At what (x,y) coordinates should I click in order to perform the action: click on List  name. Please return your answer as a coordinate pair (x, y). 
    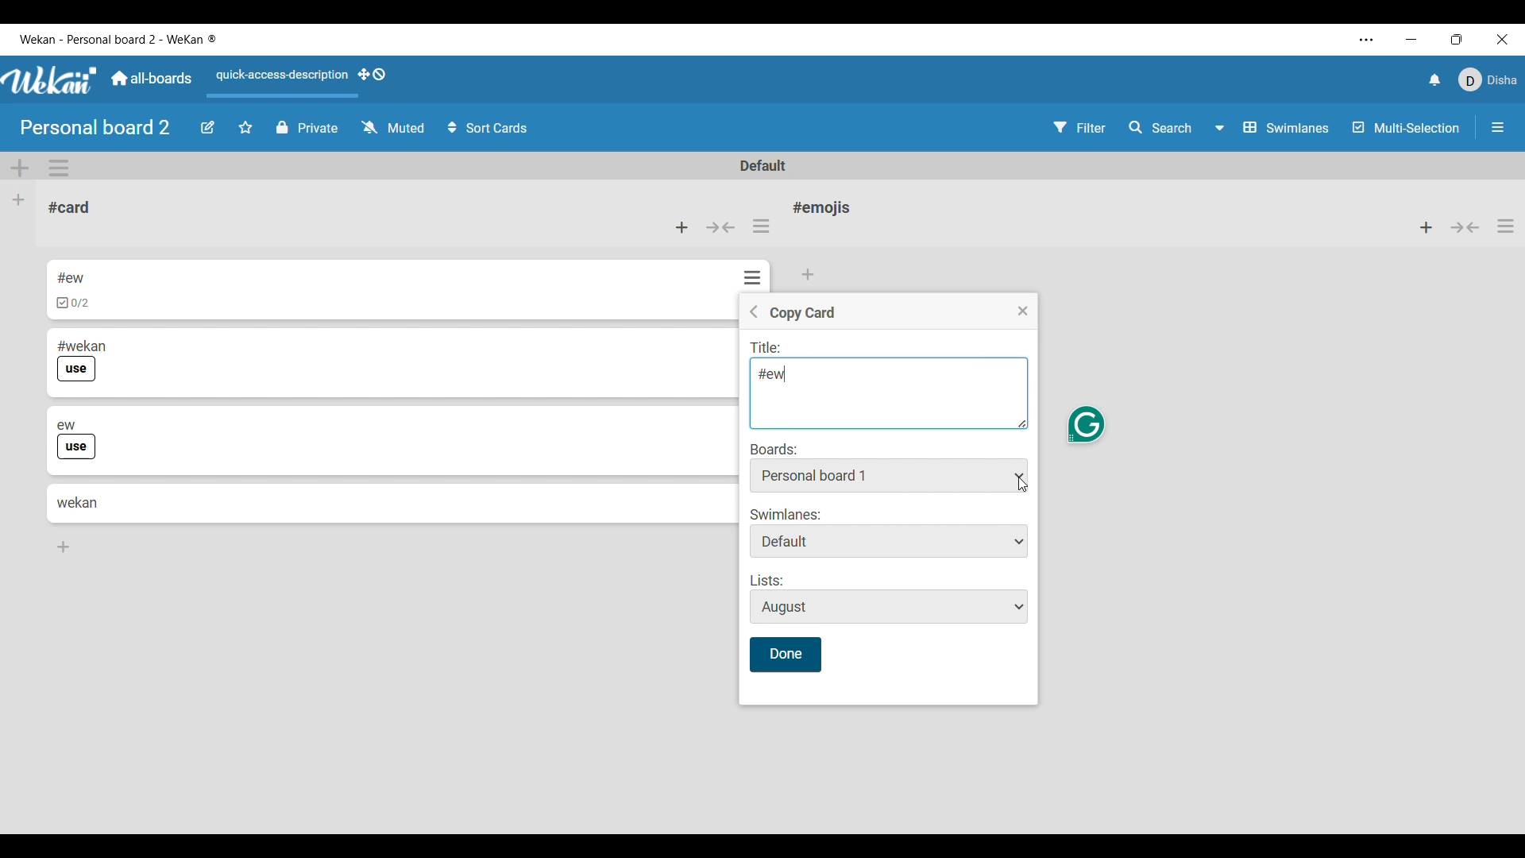
    Looking at the image, I should click on (821, 207).